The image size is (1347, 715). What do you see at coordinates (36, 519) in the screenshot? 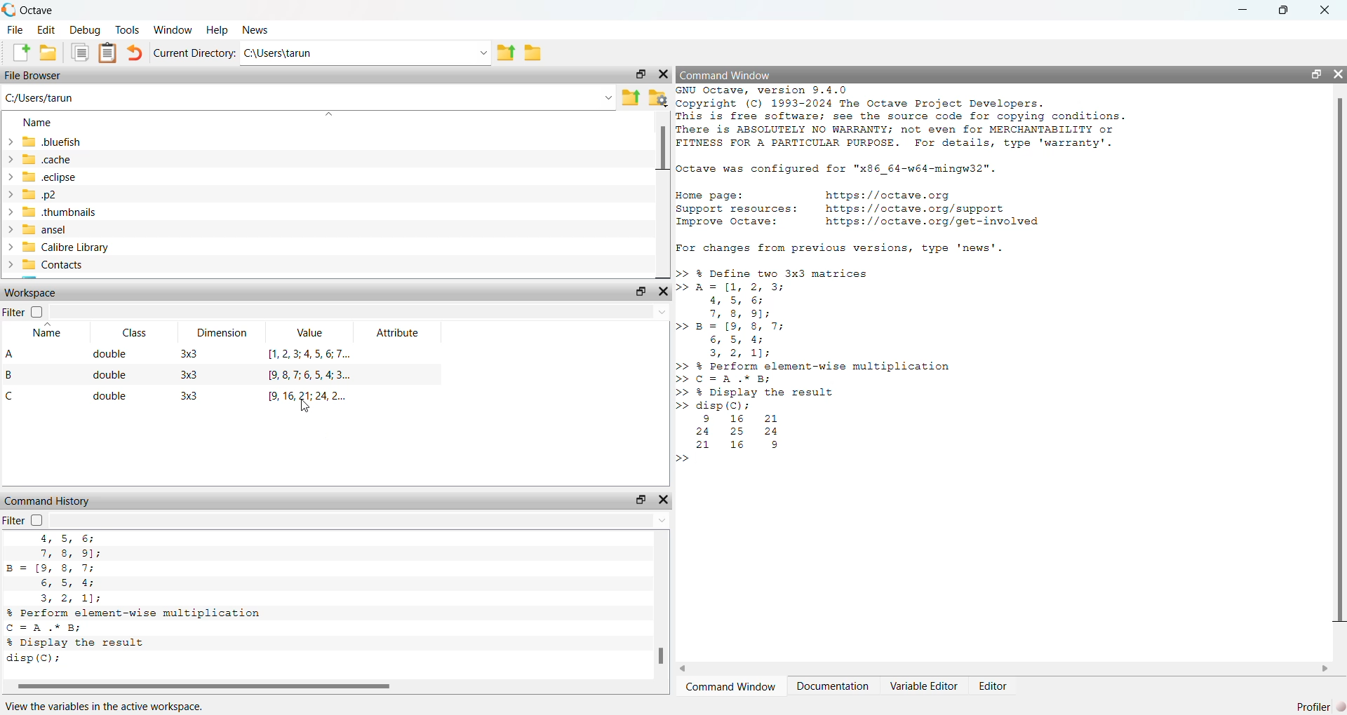
I see `Checkbox` at bounding box center [36, 519].